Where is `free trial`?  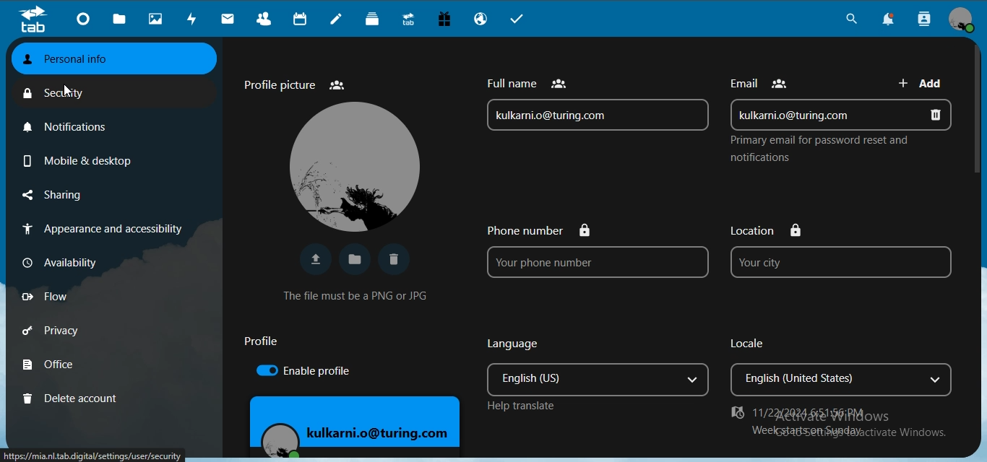
free trial is located at coordinates (446, 21).